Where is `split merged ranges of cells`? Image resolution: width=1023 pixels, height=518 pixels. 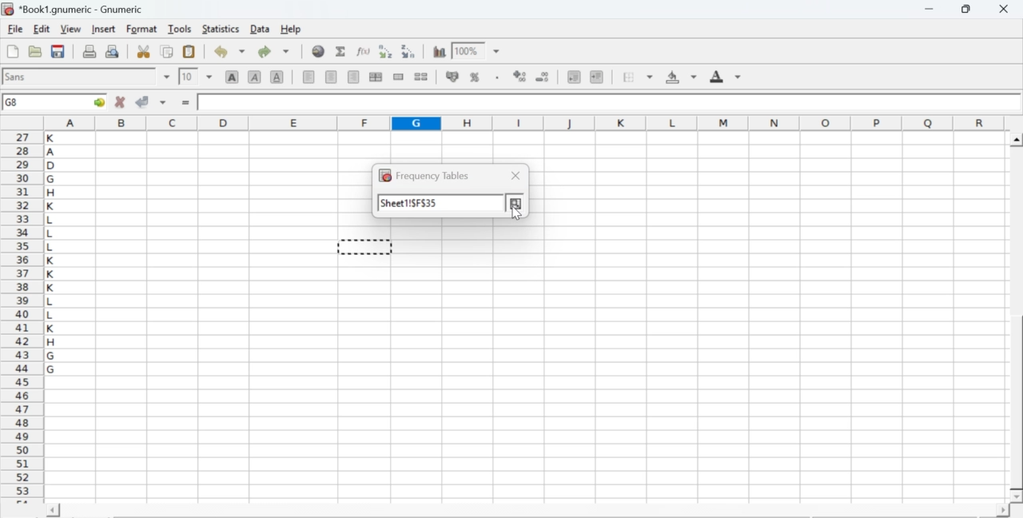
split merged ranges of cells is located at coordinates (420, 76).